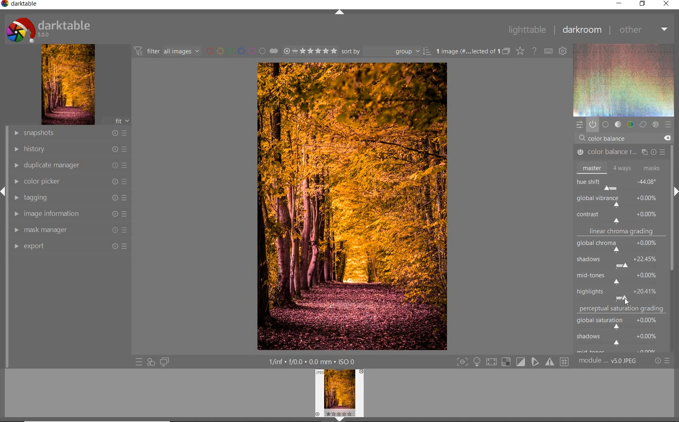 Image resolution: width=679 pixels, height=422 pixels. I want to click on shadows, so click(620, 338).